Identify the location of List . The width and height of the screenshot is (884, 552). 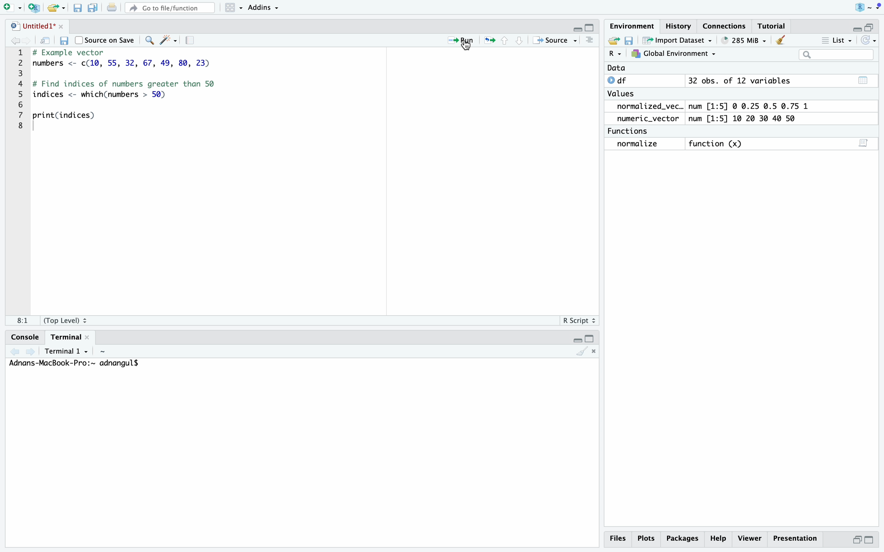
(838, 40).